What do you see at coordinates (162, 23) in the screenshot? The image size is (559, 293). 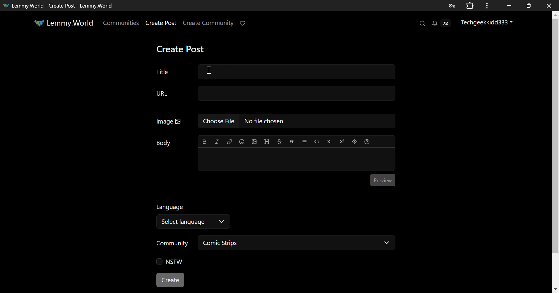 I see `Create Post Page Hyperlink` at bounding box center [162, 23].